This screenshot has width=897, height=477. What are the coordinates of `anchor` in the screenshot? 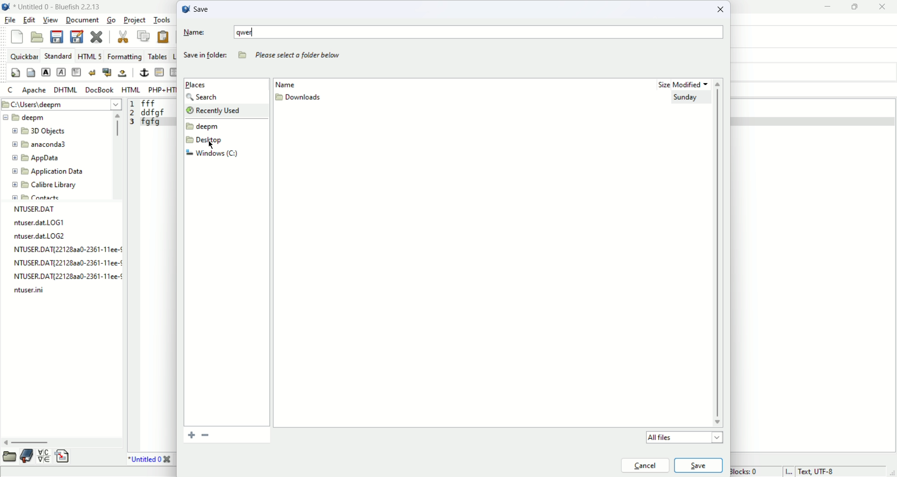 It's located at (142, 73).